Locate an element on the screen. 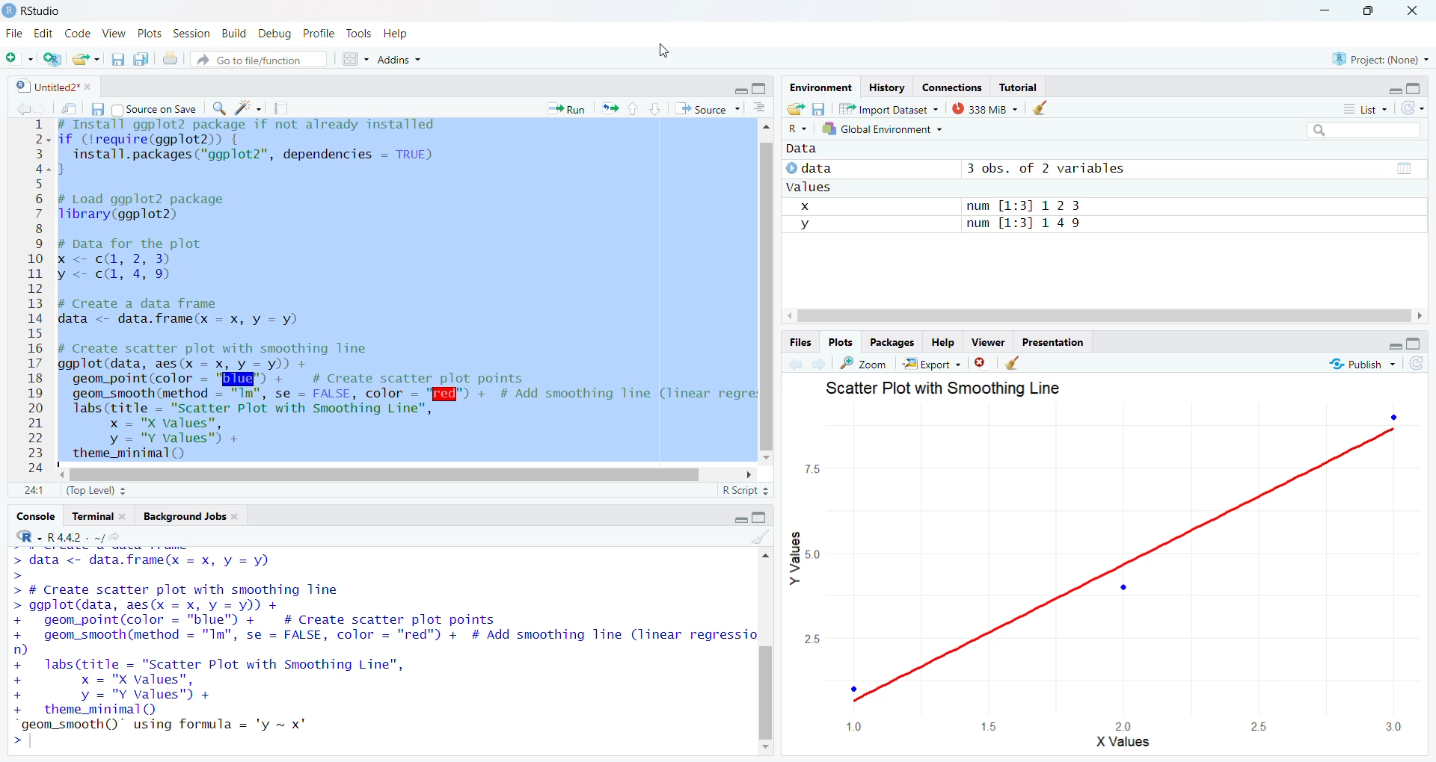 Image resolution: width=1436 pixels, height=762 pixels. Code is located at coordinates (79, 33).